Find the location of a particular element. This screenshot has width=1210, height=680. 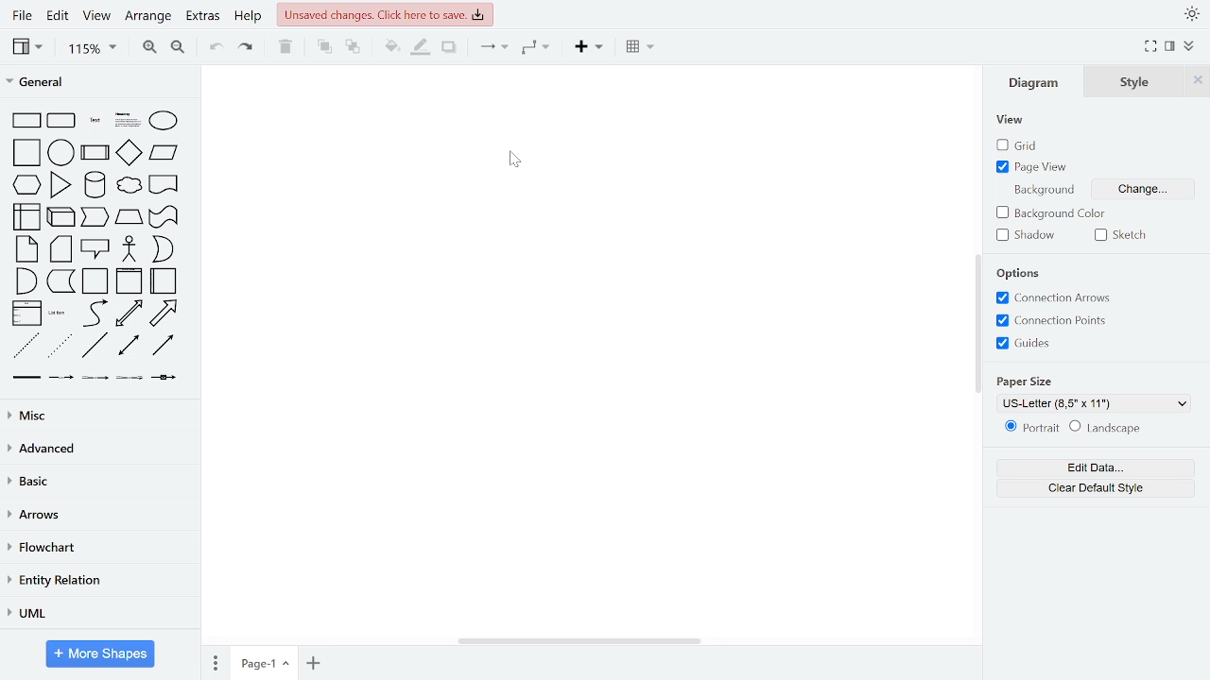

bidirectional arrow is located at coordinates (130, 314).